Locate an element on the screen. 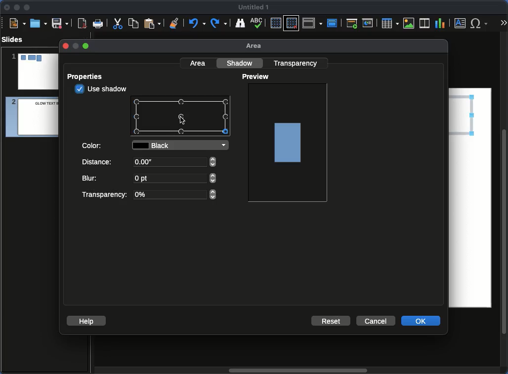 The width and height of the screenshot is (508, 374). Snap to grid is located at coordinates (293, 23).